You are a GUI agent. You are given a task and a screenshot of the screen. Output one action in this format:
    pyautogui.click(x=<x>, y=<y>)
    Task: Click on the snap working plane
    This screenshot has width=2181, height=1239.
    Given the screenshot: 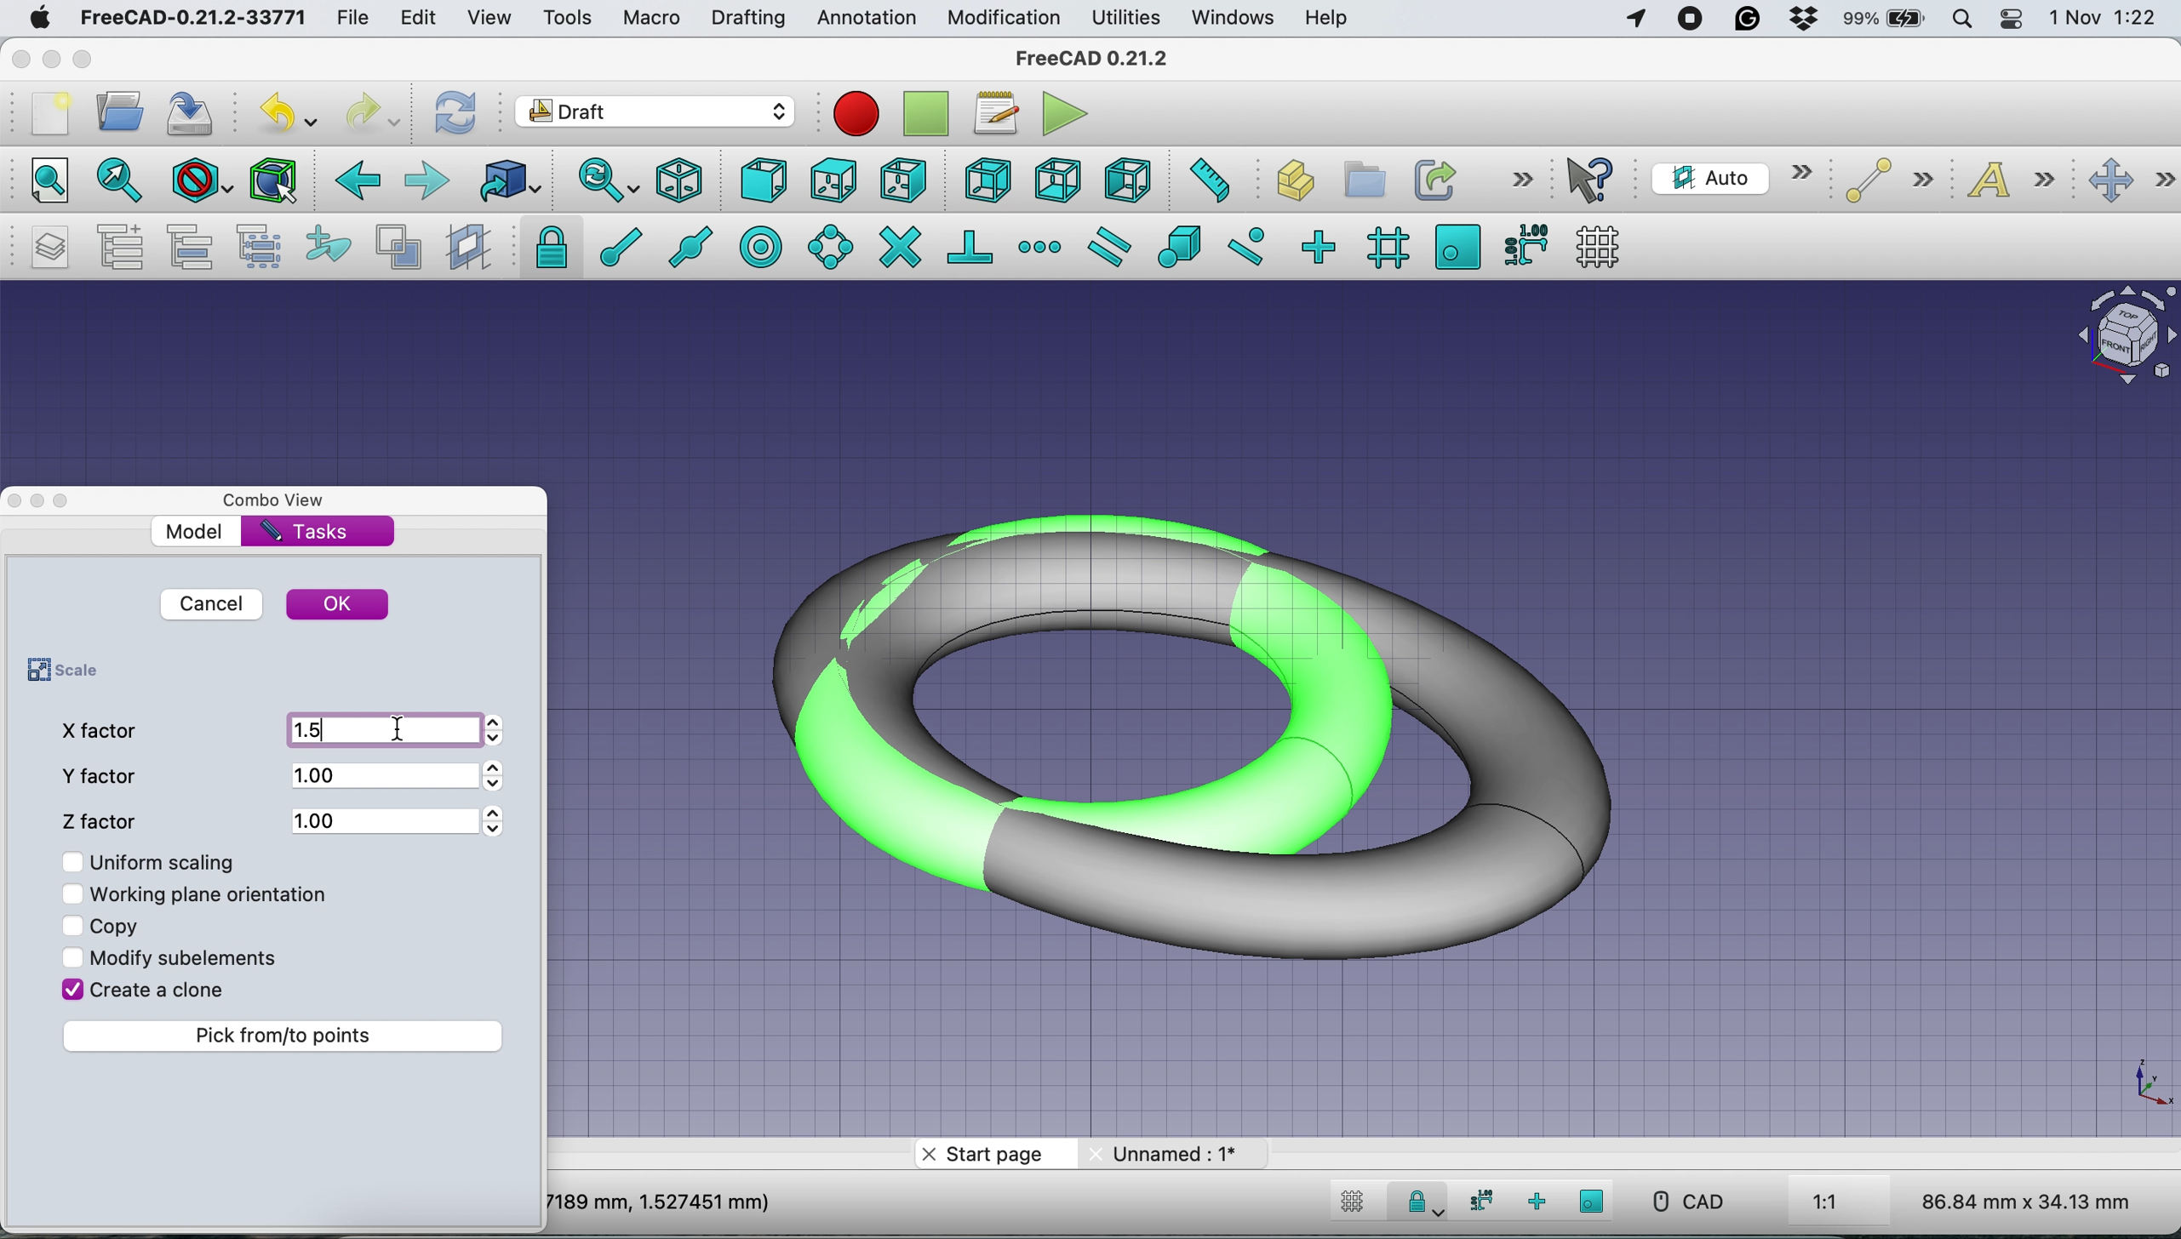 What is the action you would take?
    pyautogui.click(x=1593, y=1201)
    